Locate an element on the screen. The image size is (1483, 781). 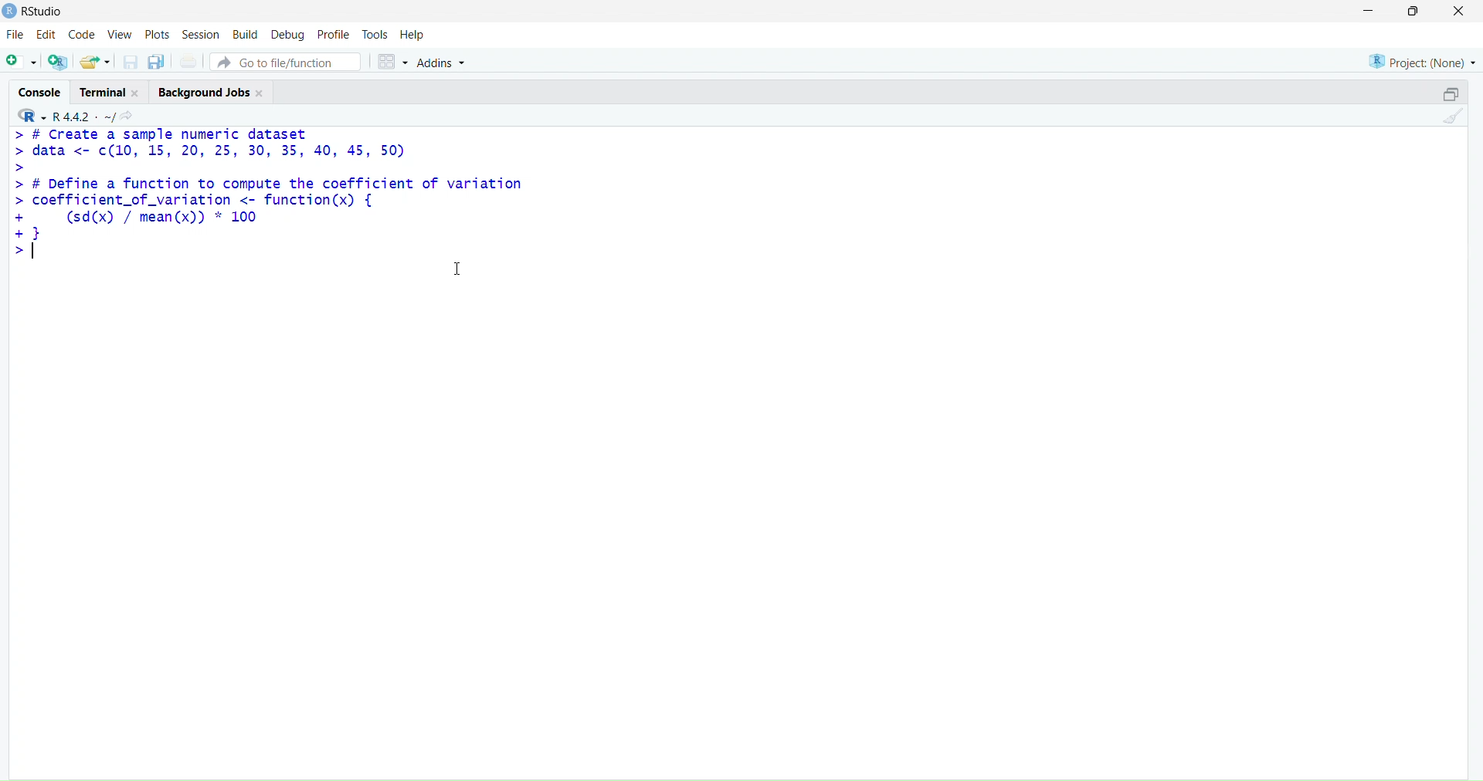
file is located at coordinates (14, 34).